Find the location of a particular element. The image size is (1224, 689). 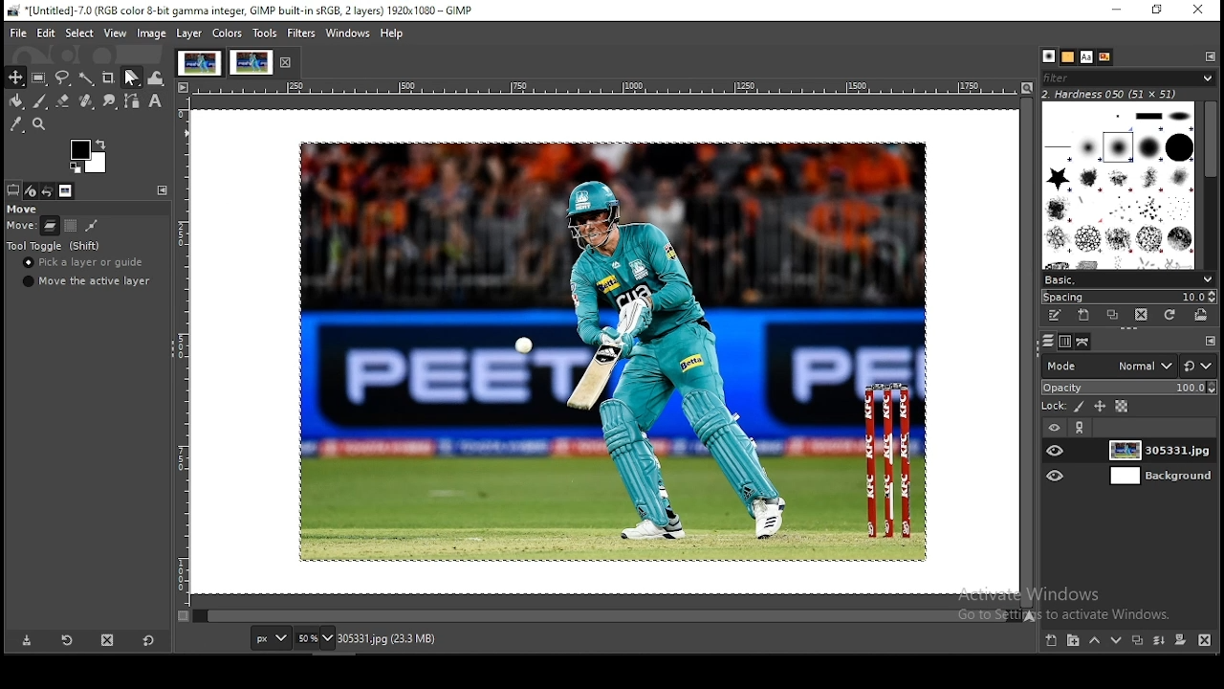

smudge tools is located at coordinates (108, 100).